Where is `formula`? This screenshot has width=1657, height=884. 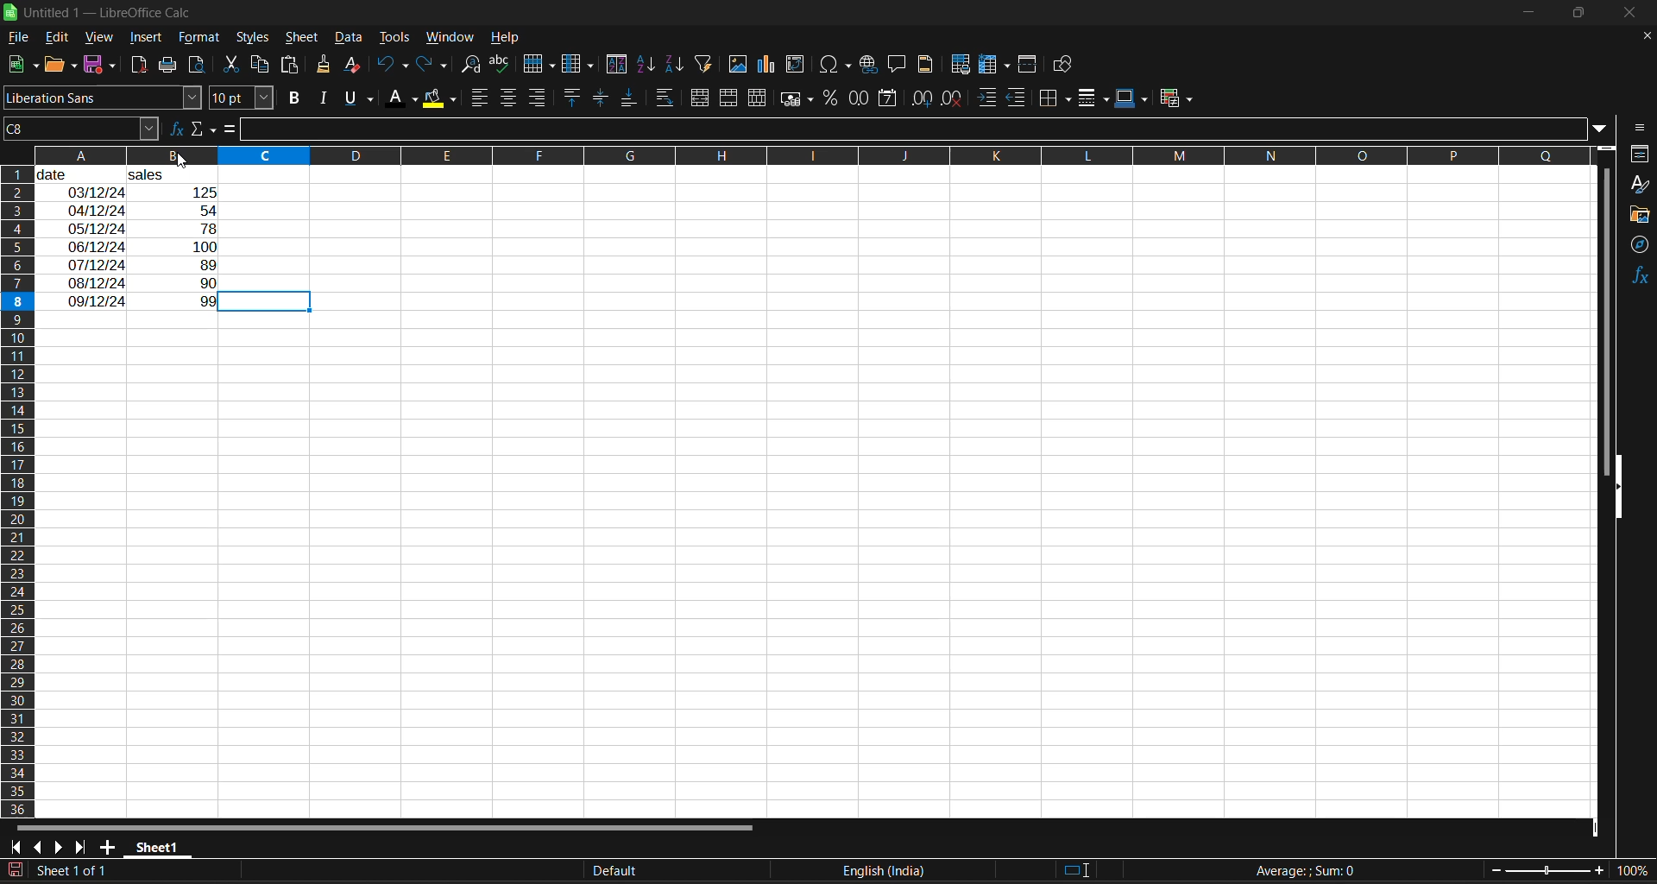
formula is located at coordinates (1306, 870).